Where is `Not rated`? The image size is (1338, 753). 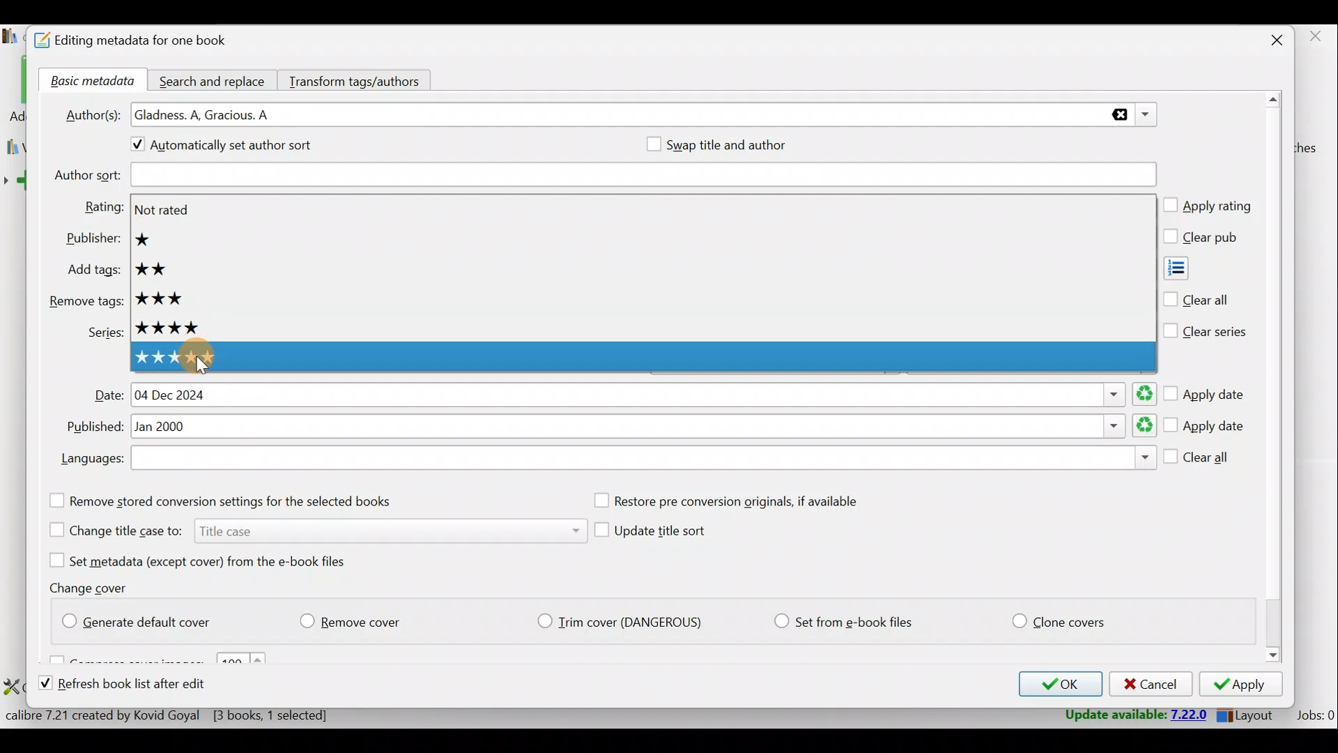 Not rated is located at coordinates (170, 207).